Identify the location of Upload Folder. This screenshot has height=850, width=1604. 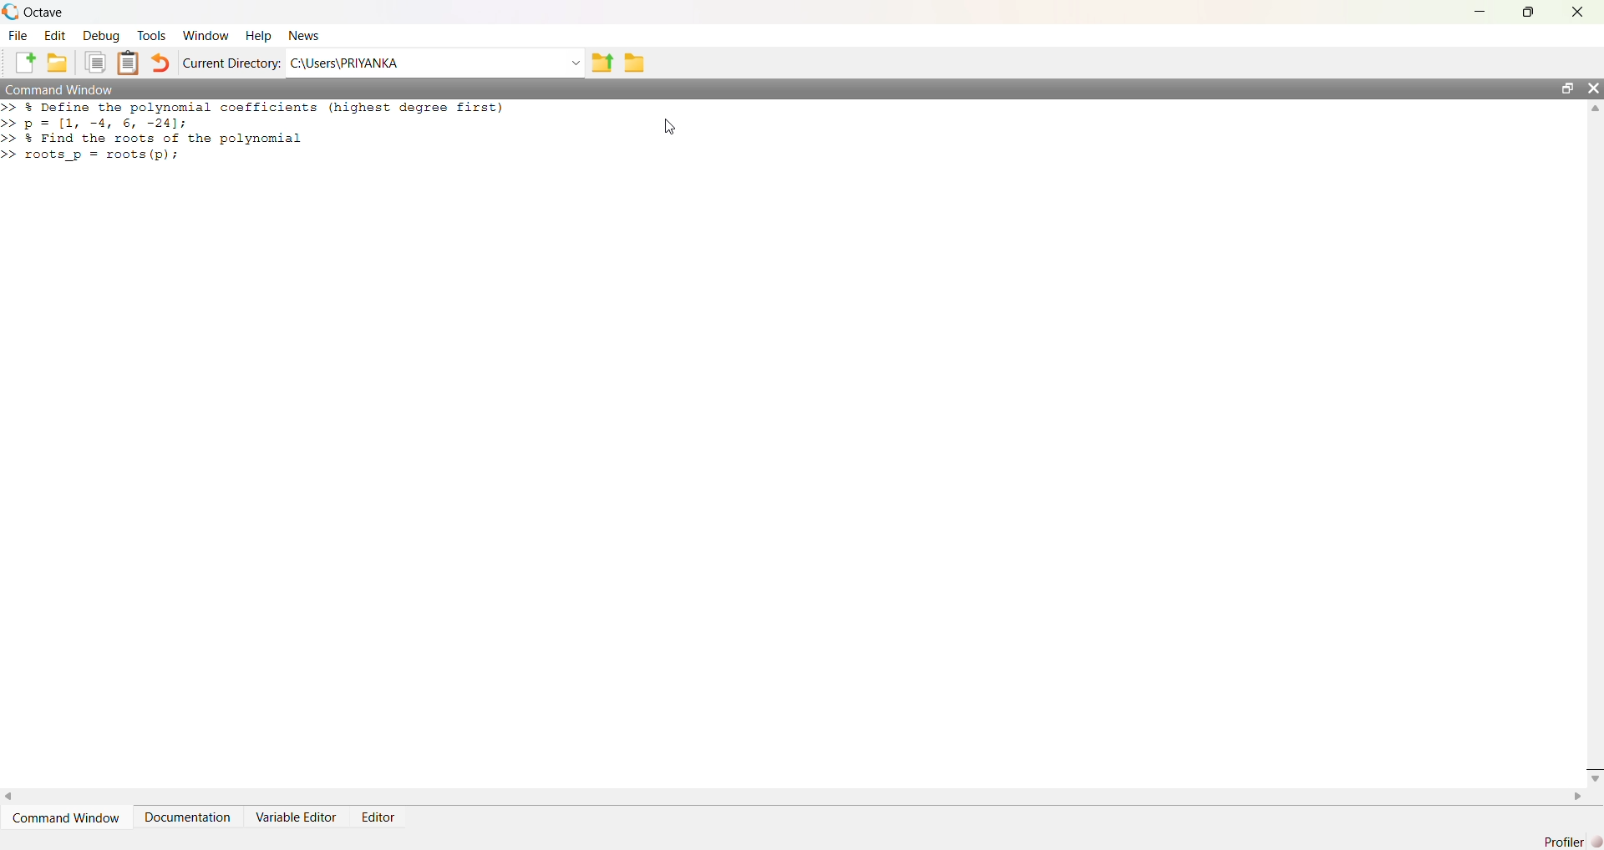
(603, 63).